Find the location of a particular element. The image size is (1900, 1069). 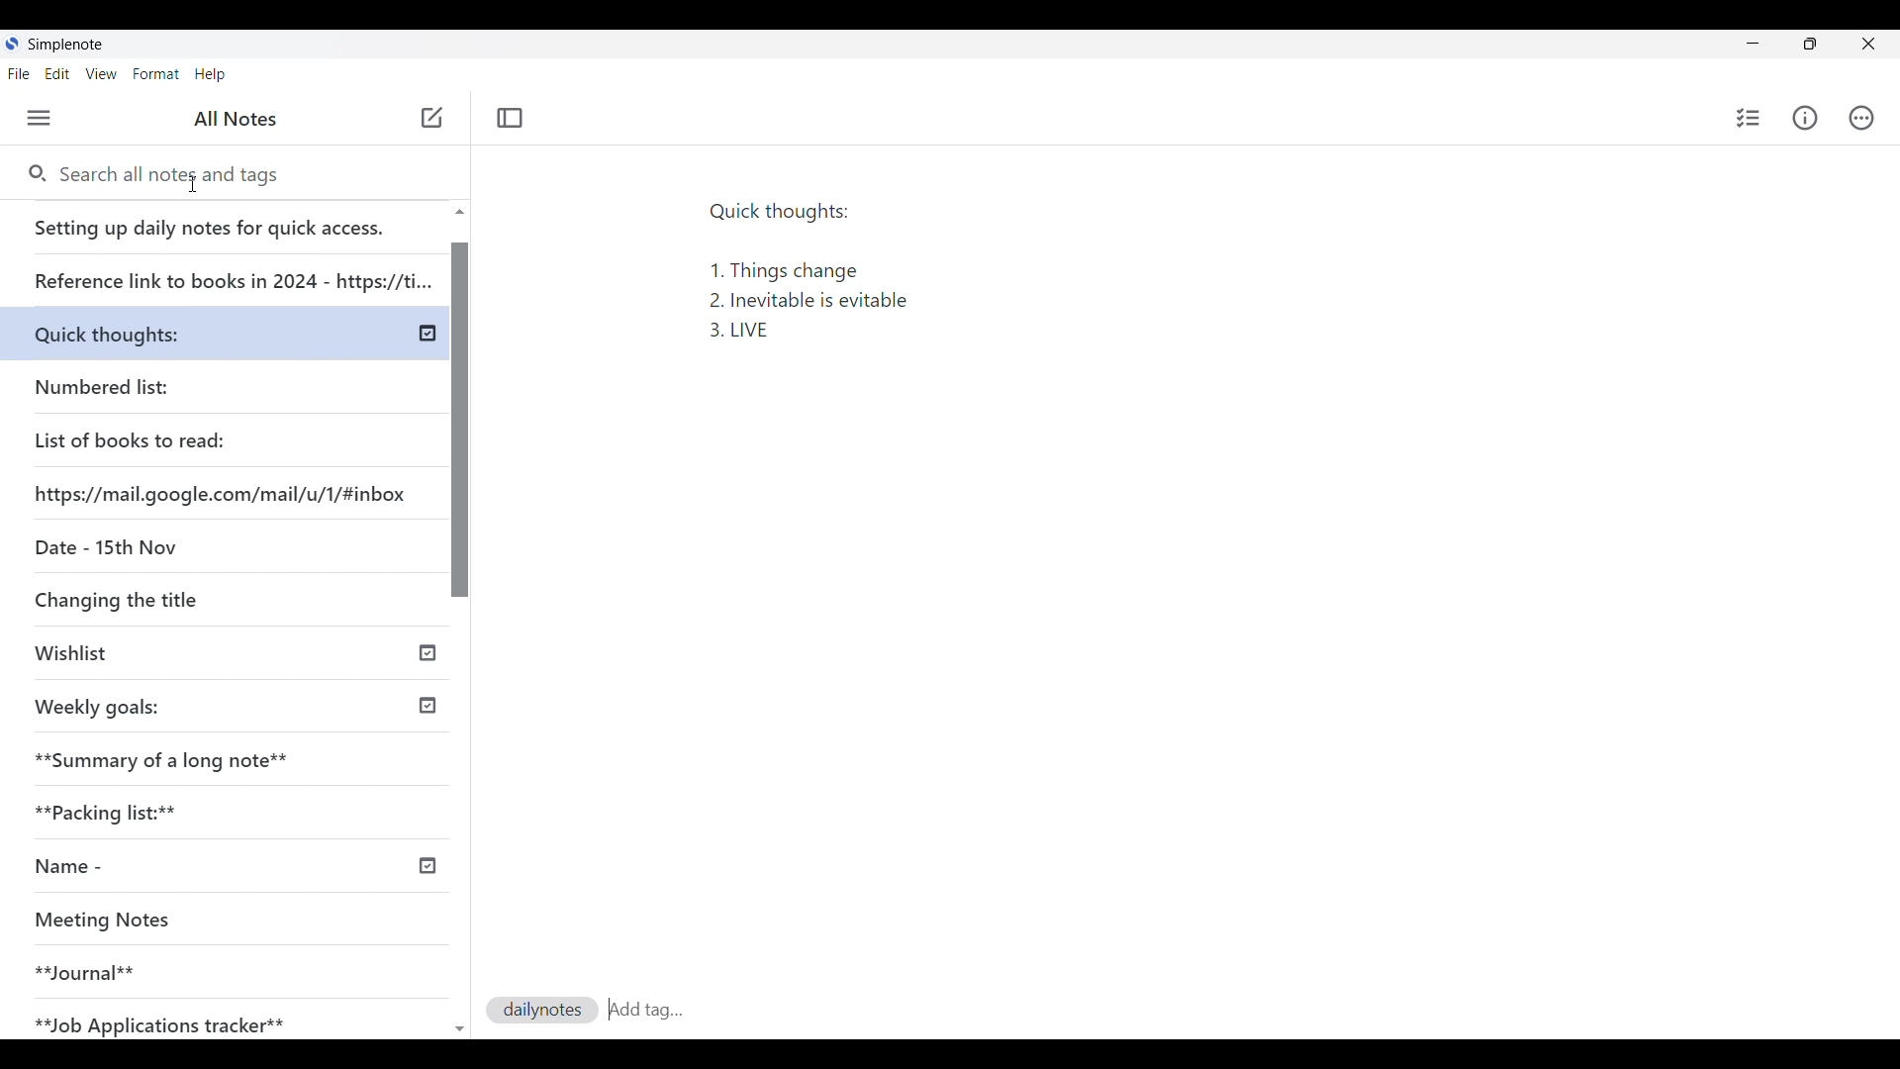

Actions is located at coordinates (1859, 117).